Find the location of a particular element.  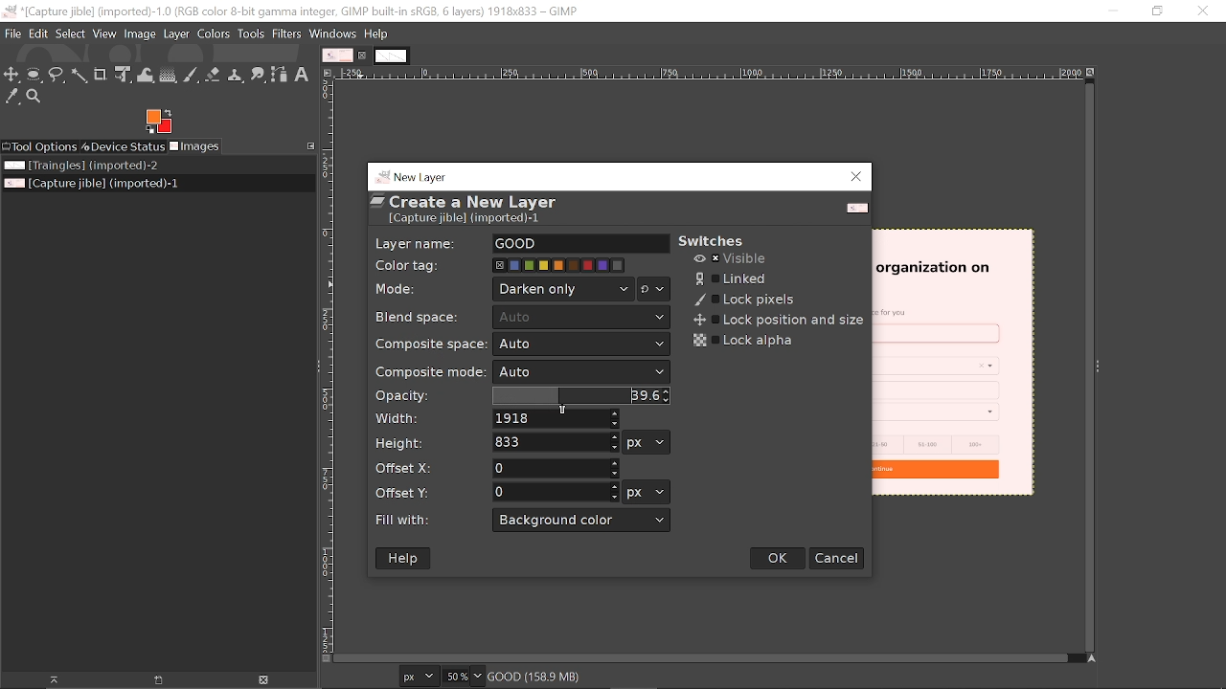

Composite mode: is located at coordinates (426, 371).